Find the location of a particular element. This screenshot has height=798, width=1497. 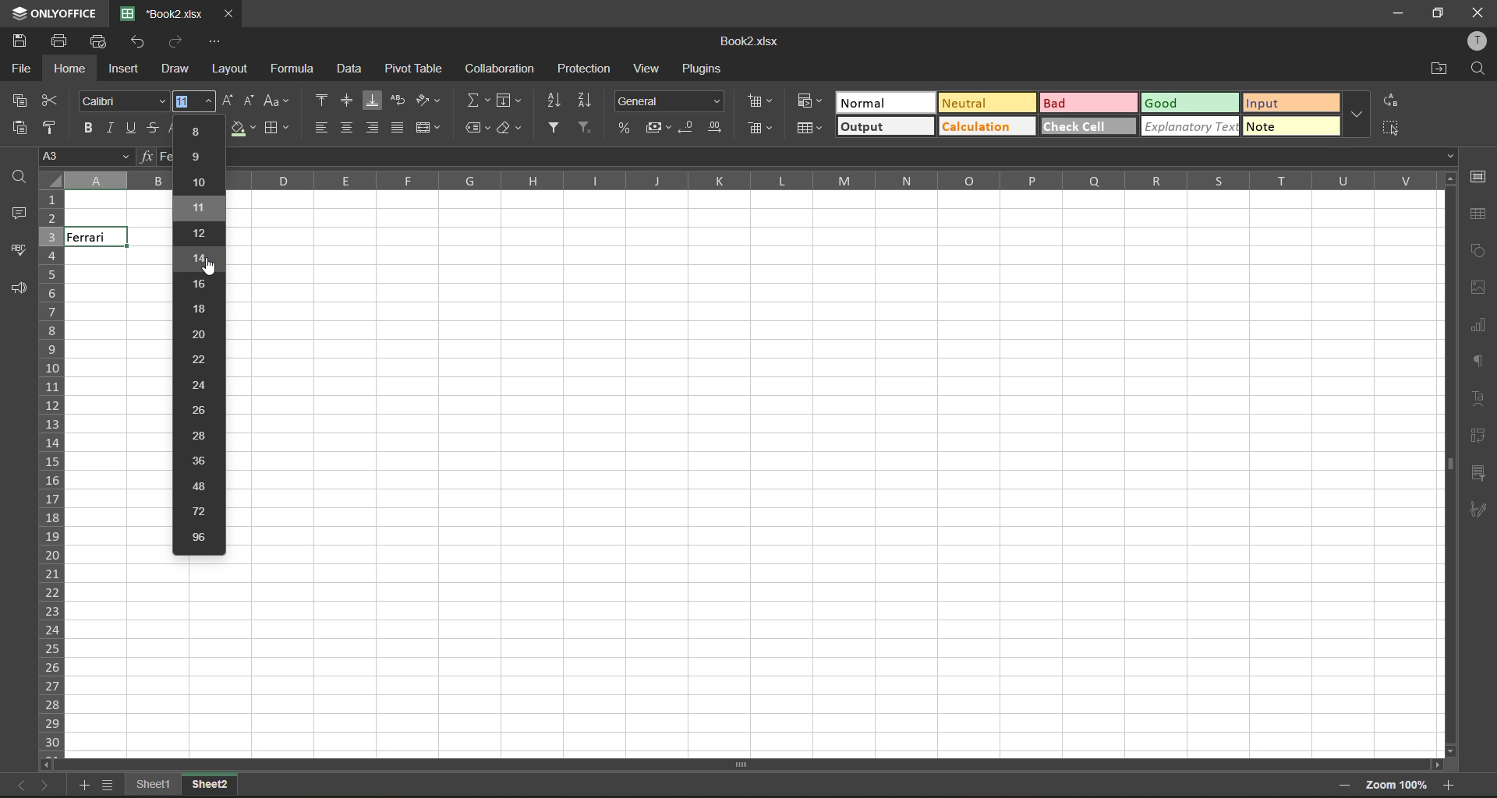

replace is located at coordinates (1389, 100).